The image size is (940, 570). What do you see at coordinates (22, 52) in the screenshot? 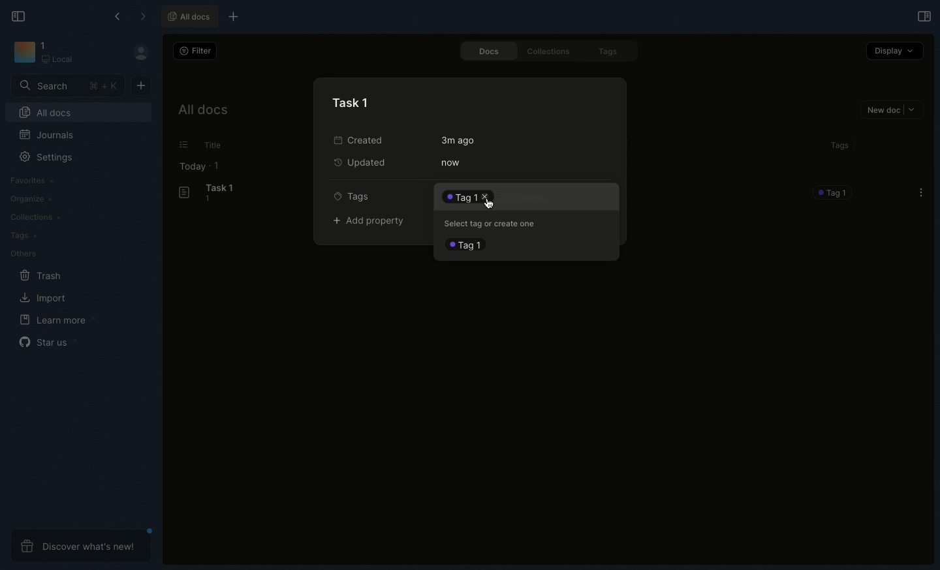
I see `Icon` at bounding box center [22, 52].